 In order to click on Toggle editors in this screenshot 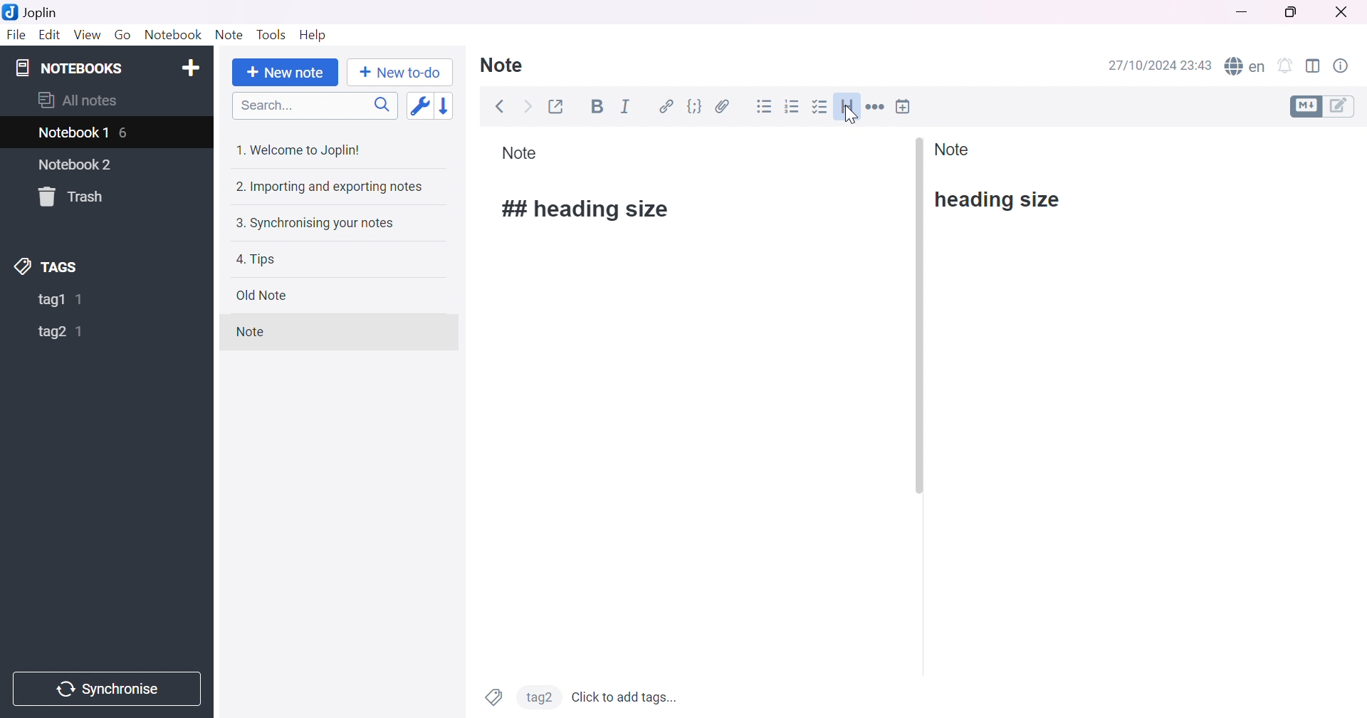, I will do `click(1321, 105)`.